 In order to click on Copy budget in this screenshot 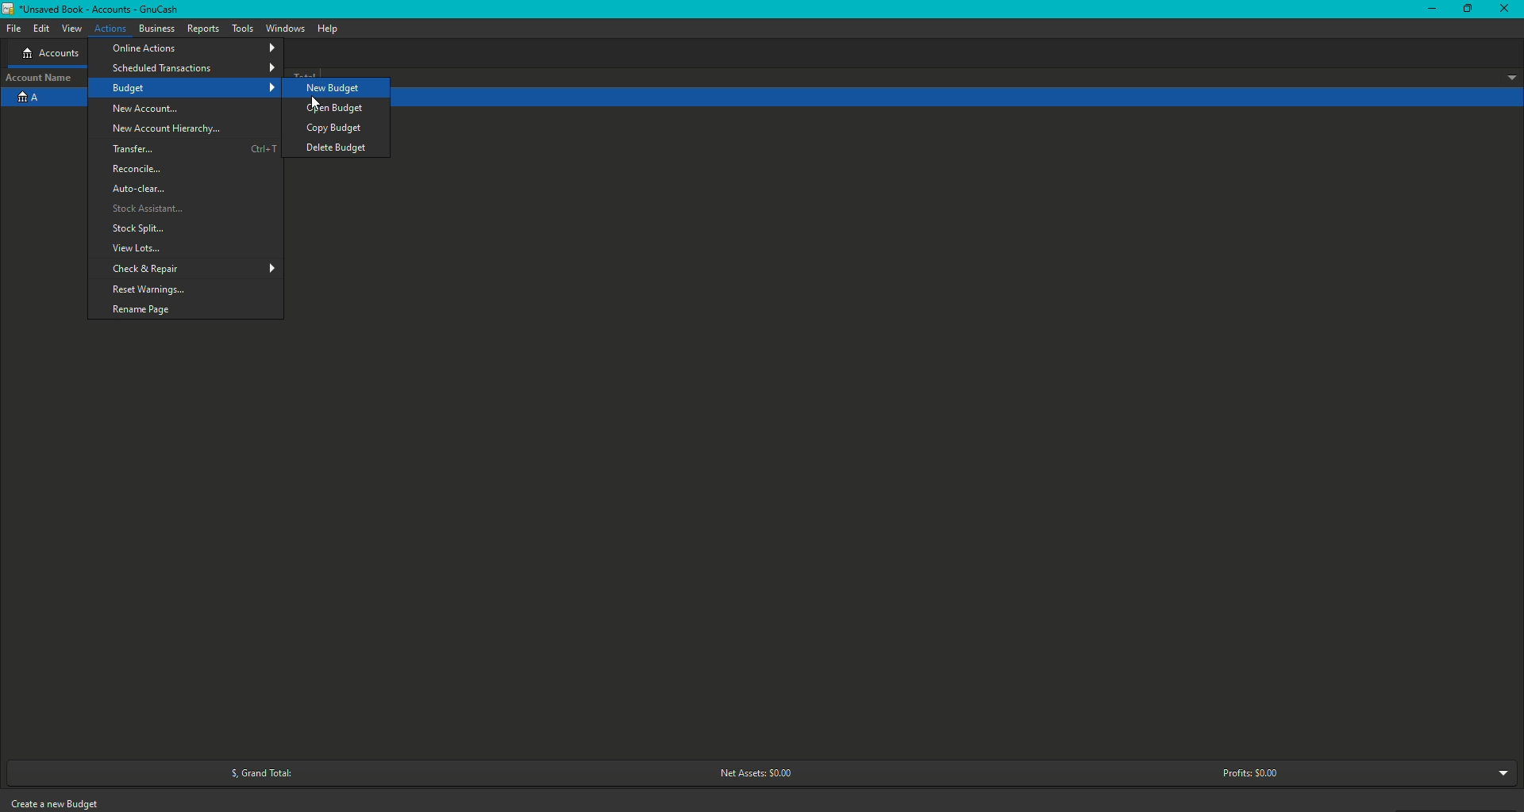, I will do `click(330, 129)`.